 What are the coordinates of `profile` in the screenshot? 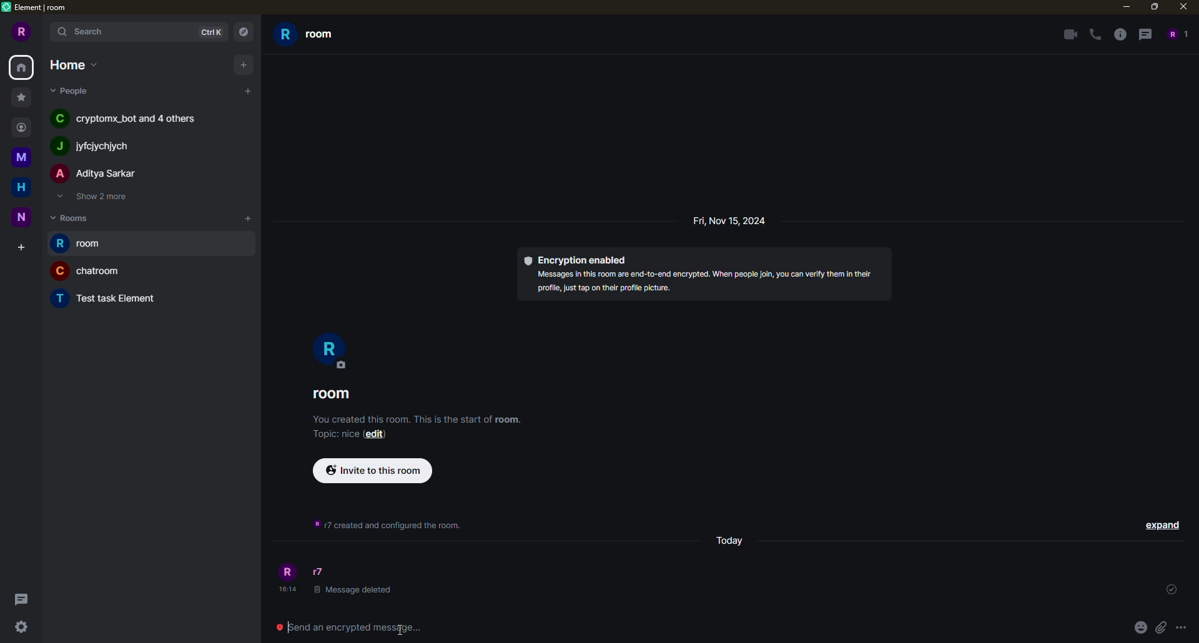 It's located at (21, 33).